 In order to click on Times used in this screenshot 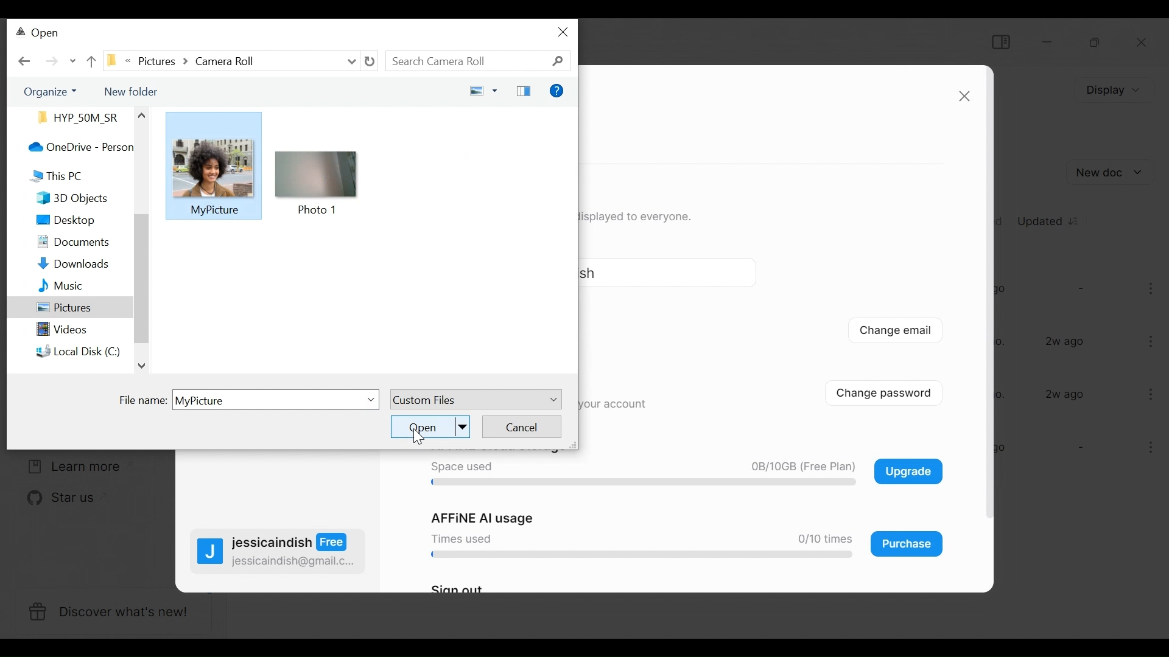, I will do `click(458, 538)`.